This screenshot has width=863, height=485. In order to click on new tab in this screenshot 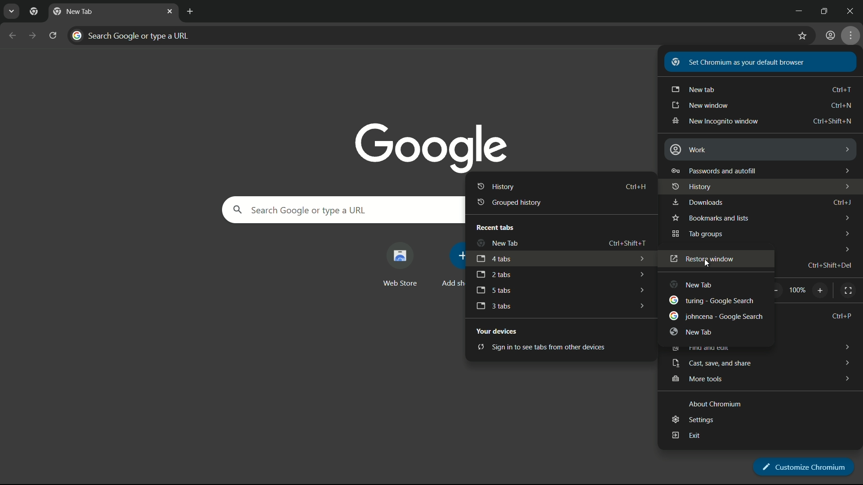, I will do `click(693, 286)`.